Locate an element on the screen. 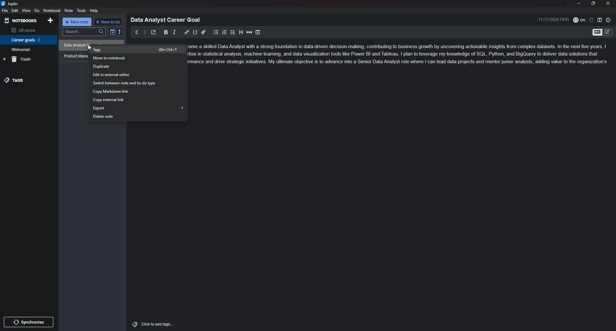  spell check is located at coordinates (579, 20).